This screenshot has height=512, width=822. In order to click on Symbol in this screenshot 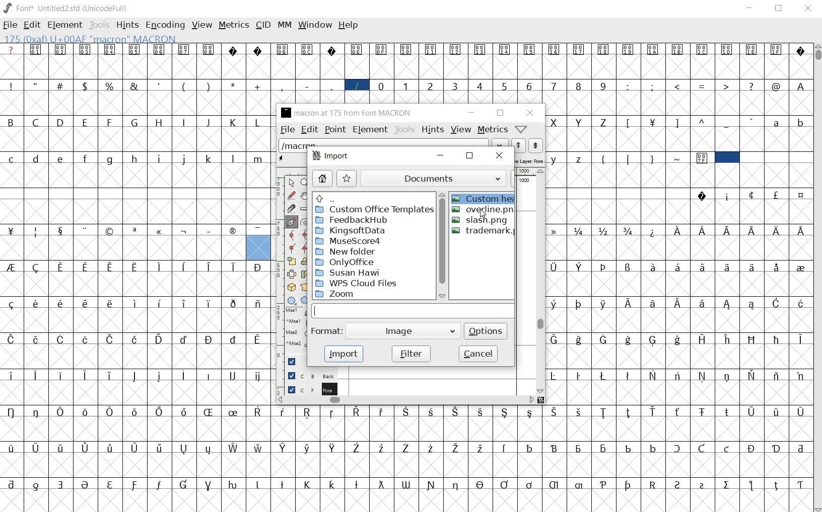, I will do `click(88, 375)`.